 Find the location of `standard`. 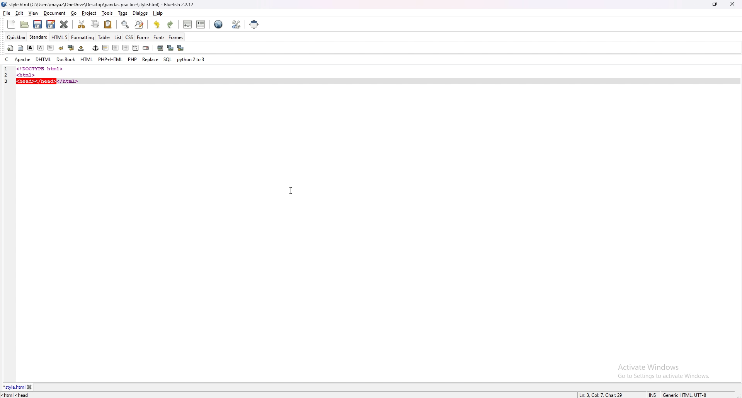

standard is located at coordinates (39, 37).